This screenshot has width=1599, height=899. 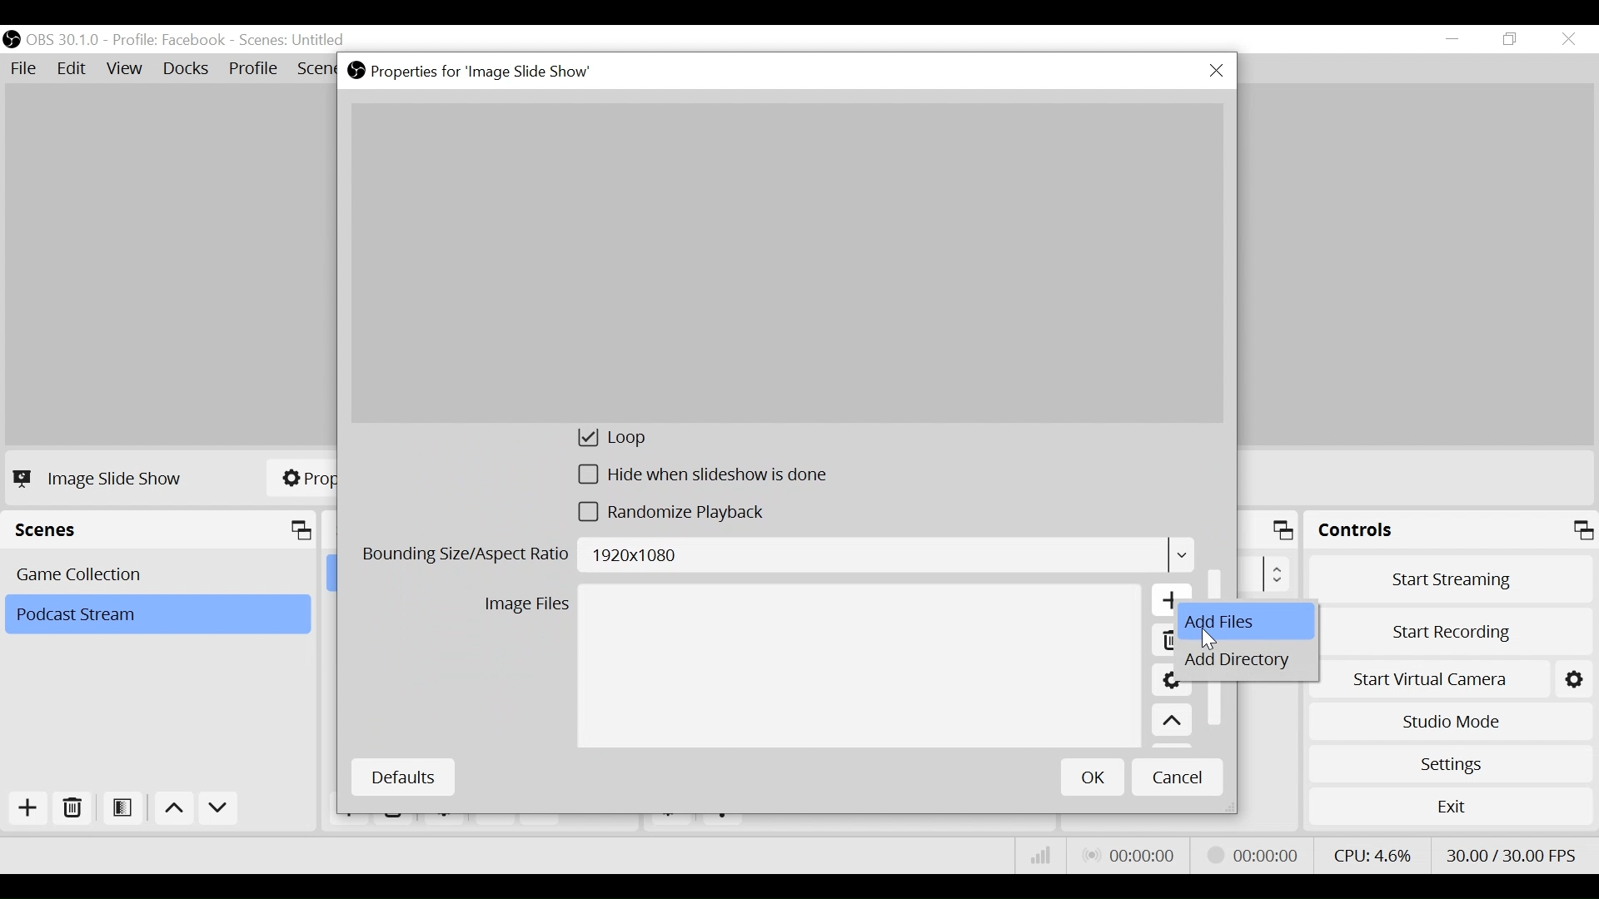 What do you see at coordinates (169, 40) in the screenshot?
I see `Profile` at bounding box center [169, 40].